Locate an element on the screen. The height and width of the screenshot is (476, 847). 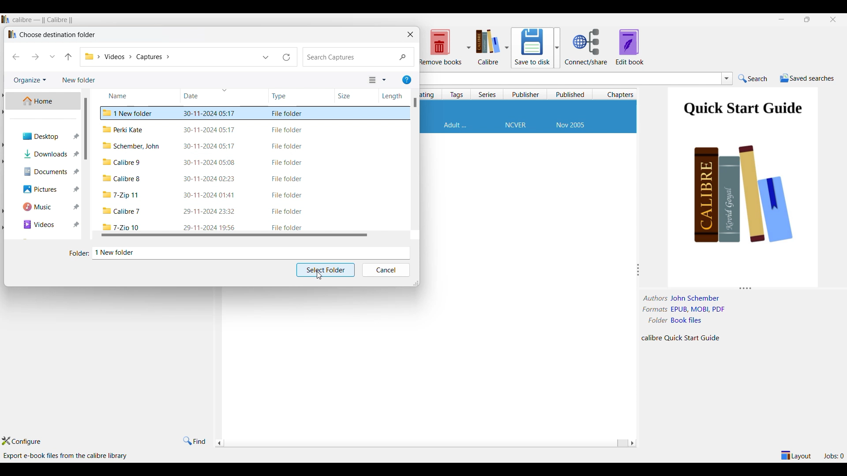
folder is located at coordinates (123, 211).